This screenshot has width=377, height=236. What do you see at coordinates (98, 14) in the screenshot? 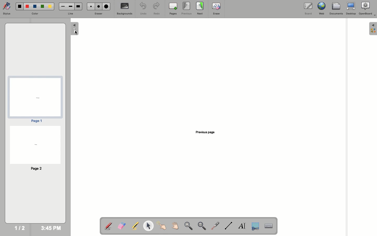
I see `Eraser` at bounding box center [98, 14].